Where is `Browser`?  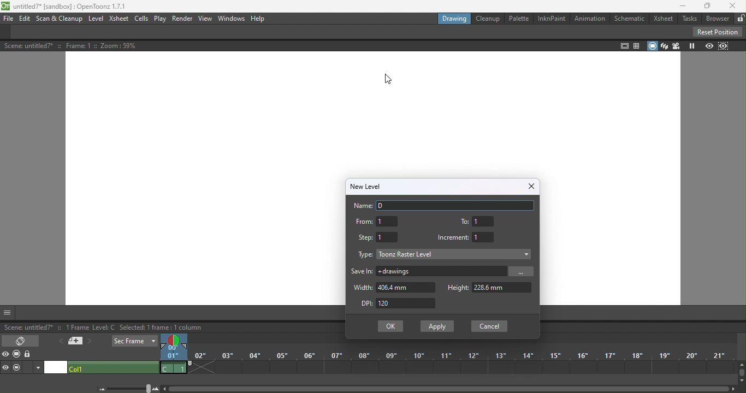 Browser is located at coordinates (716, 19).